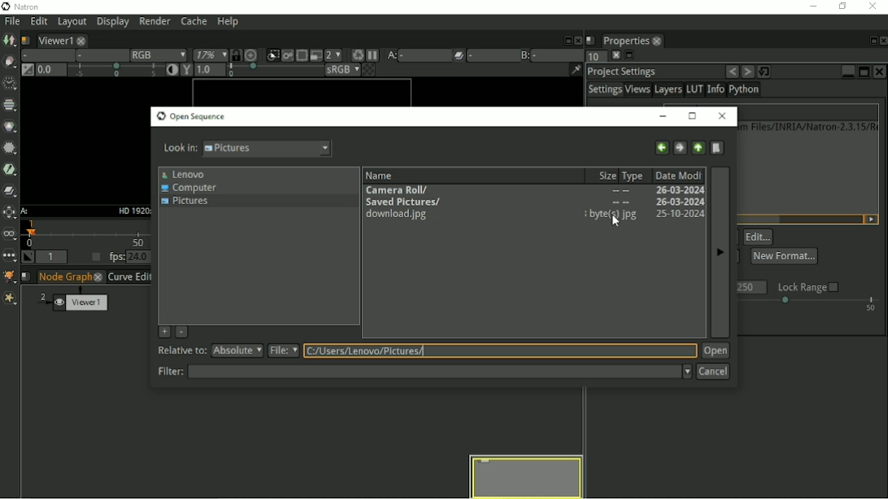 The image size is (888, 499). What do you see at coordinates (881, 72) in the screenshot?
I see `Close` at bounding box center [881, 72].